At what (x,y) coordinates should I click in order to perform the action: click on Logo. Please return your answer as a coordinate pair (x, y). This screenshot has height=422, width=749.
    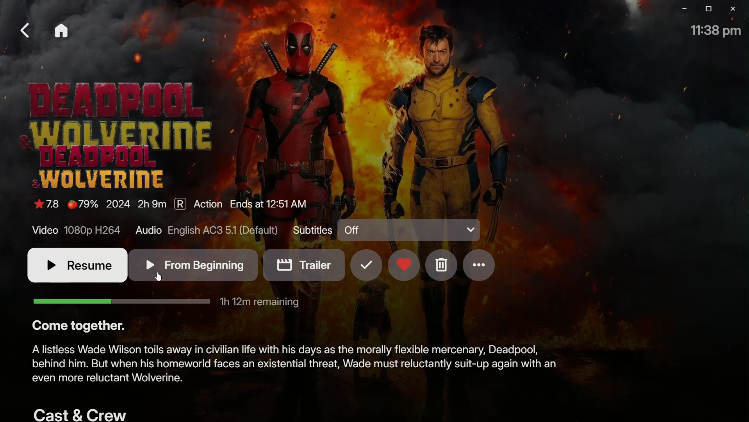
    Looking at the image, I should click on (105, 167).